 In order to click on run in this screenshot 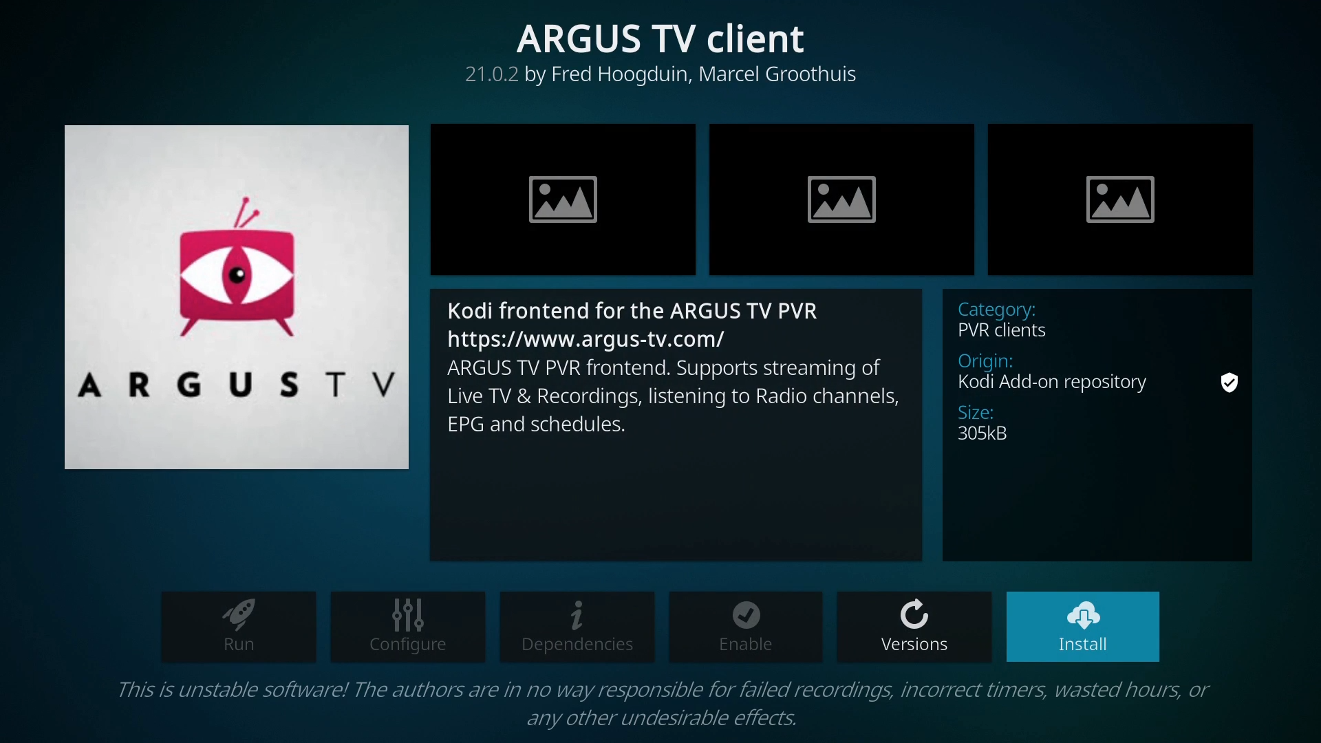, I will do `click(233, 628)`.